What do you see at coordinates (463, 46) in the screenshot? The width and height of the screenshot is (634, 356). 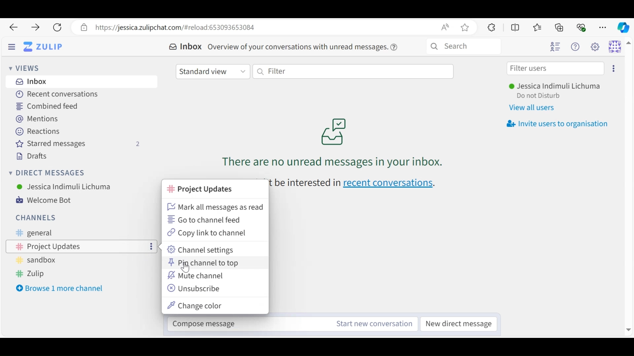 I see `Search` at bounding box center [463, 46].